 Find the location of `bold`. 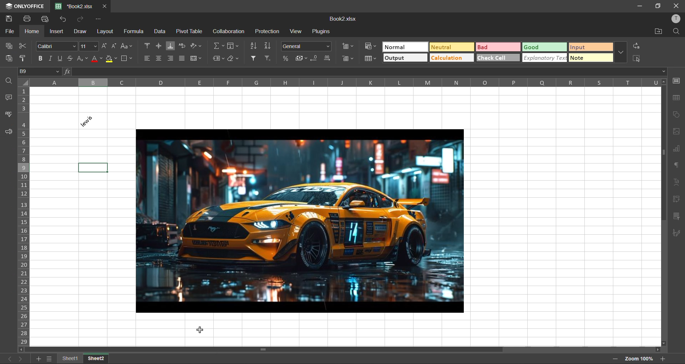

bold is located at coordinates (40, 58).